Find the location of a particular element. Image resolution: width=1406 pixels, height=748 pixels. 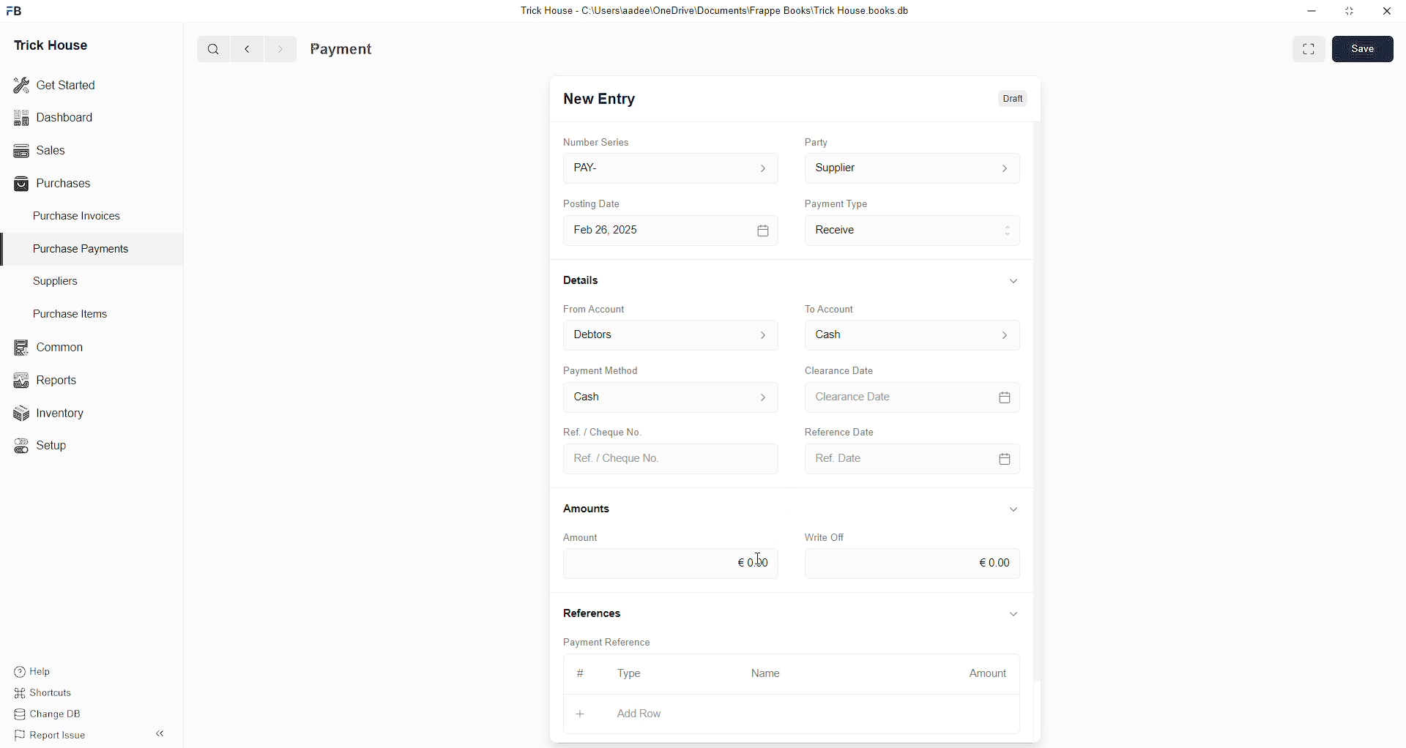

Save is located at coordinates (1361, 50).